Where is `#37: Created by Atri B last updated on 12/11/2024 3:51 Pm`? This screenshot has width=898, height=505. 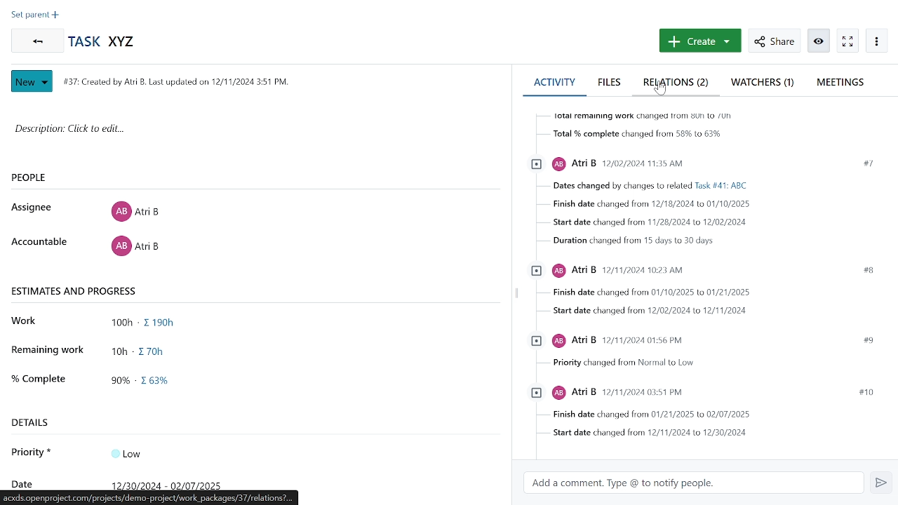 #37: Created by Atri B last updated on 12/11/2024 3:51 Pm is located at coordinates (175, 81).